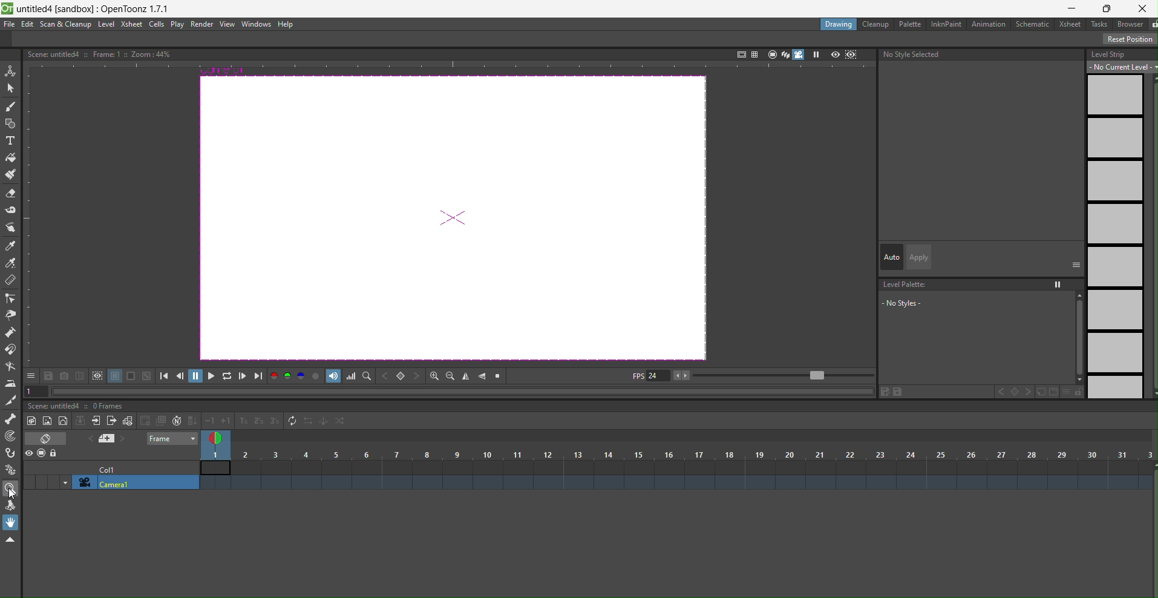 Image resolution: width=1158 pixels, height=598 pixels. I want to click on icons, so click(759, 54).